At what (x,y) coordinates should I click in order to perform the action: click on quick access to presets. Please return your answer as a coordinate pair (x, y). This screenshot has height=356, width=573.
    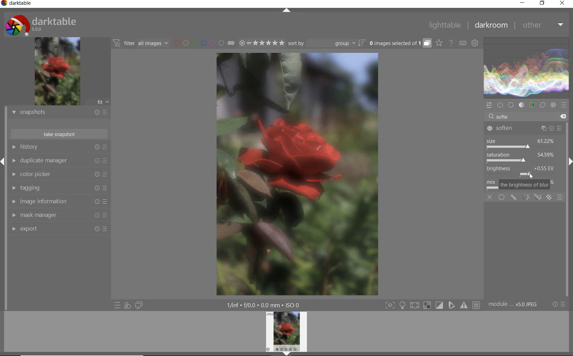
    Looking at the image, I should click on (117, 306).